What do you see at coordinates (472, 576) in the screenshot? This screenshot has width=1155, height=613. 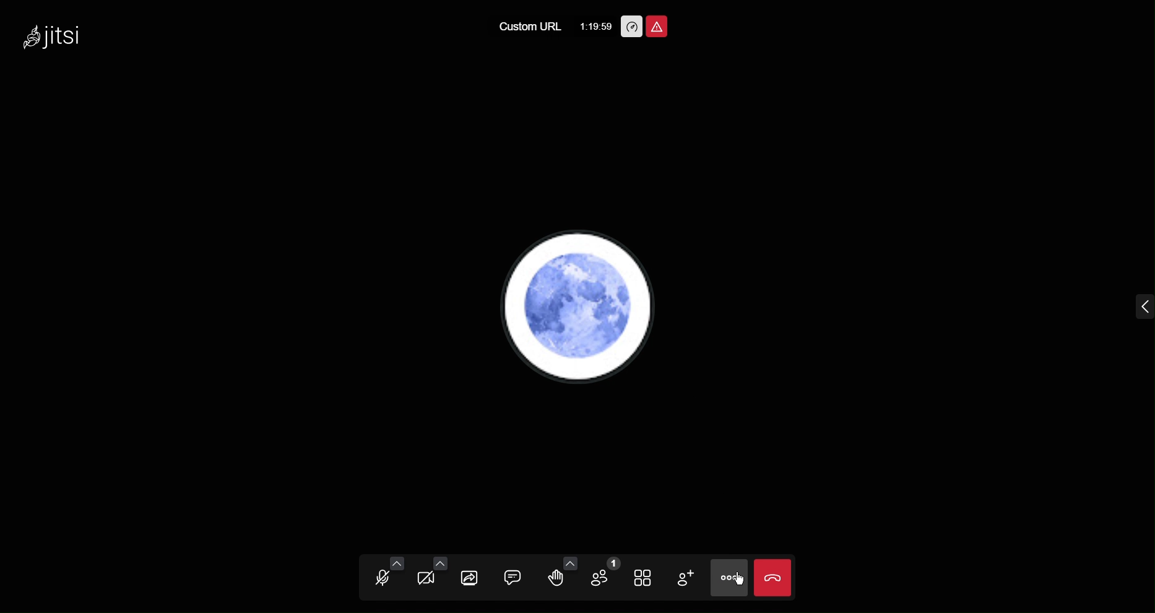 I see `Share Screen` at bounding box center [472, 576].